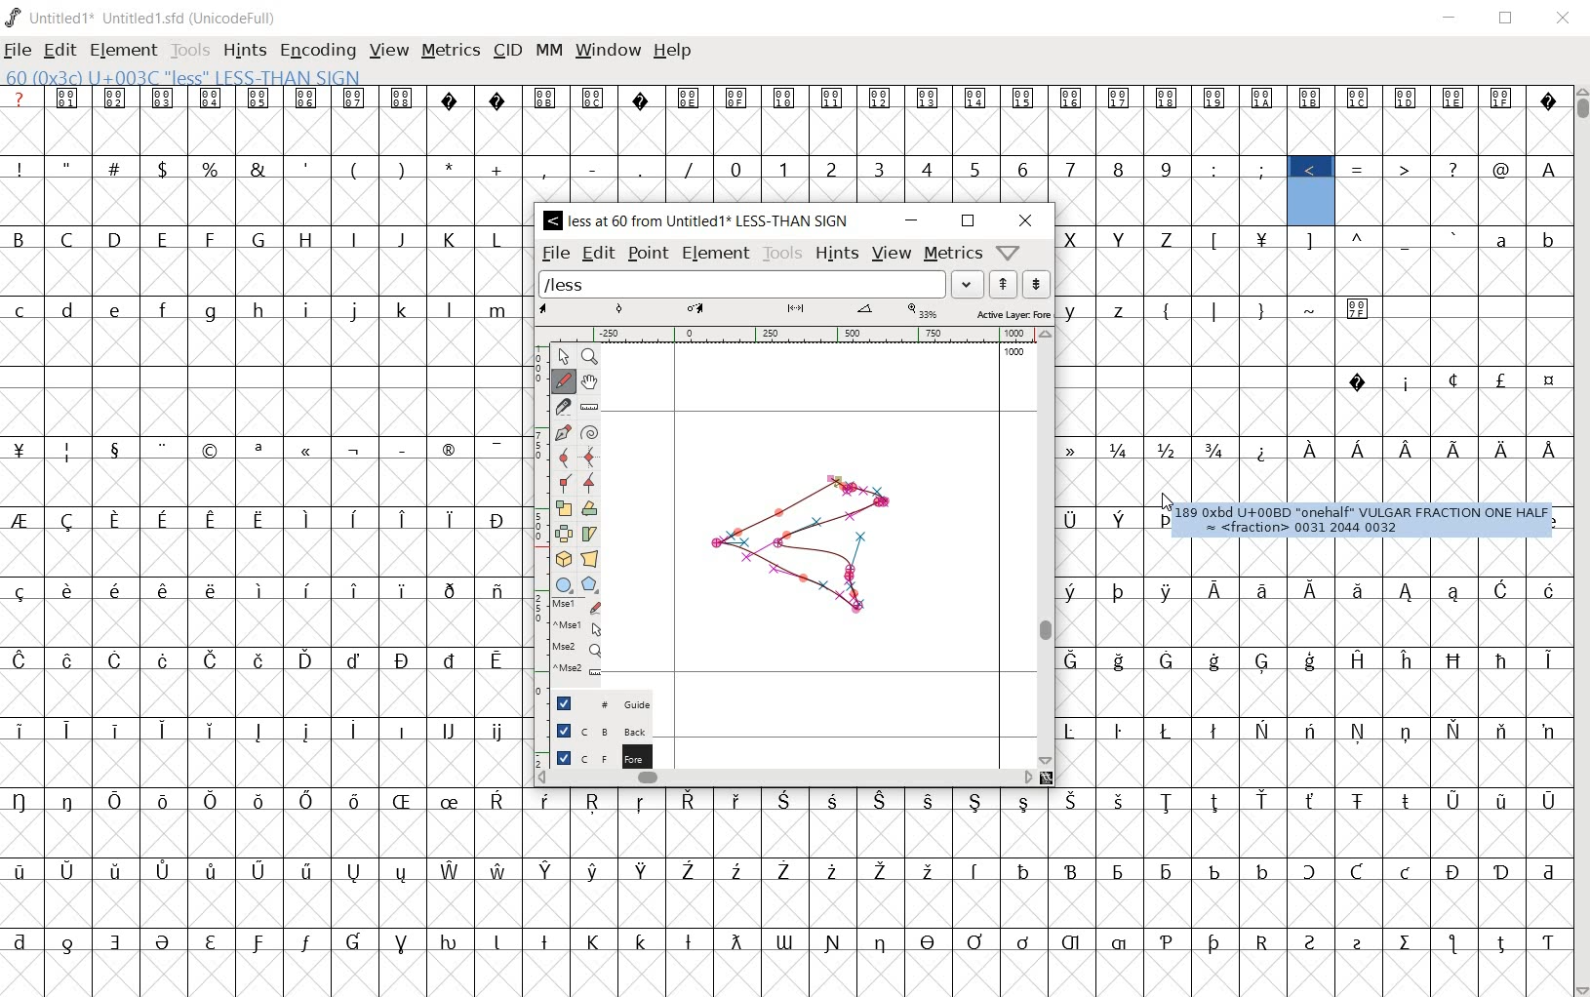  I want to click on metrics, so click(953, 255).